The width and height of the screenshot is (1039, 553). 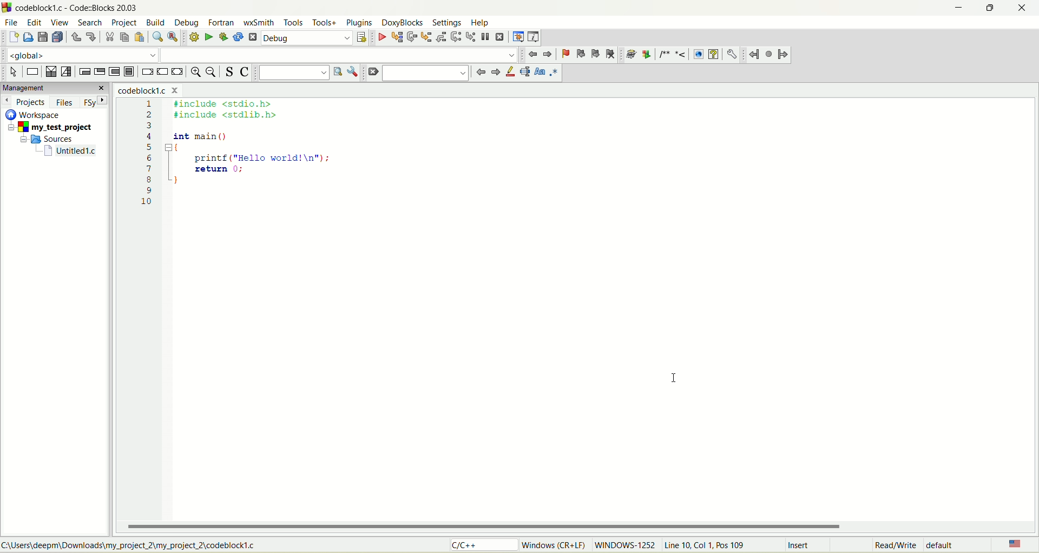 I want to click on CHM, so click(x=713, y=55).